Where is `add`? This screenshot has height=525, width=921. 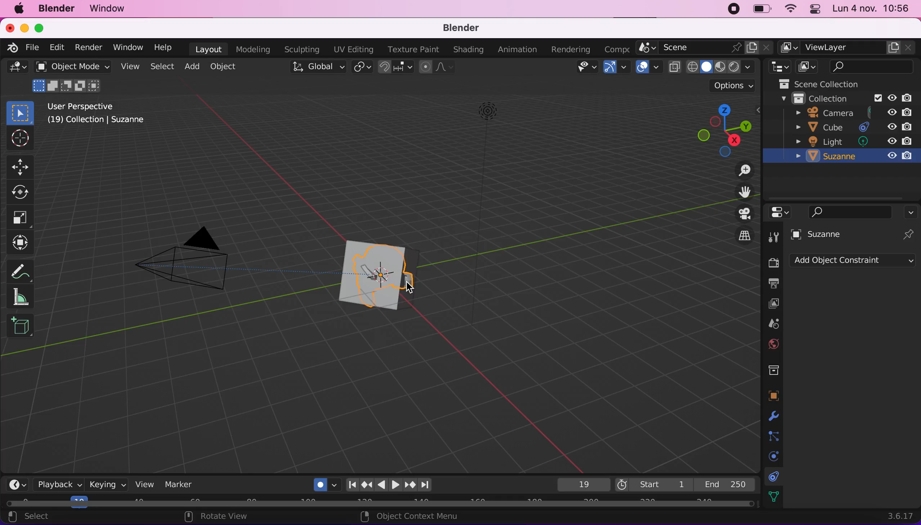 add is located at coordinates (192, 66).